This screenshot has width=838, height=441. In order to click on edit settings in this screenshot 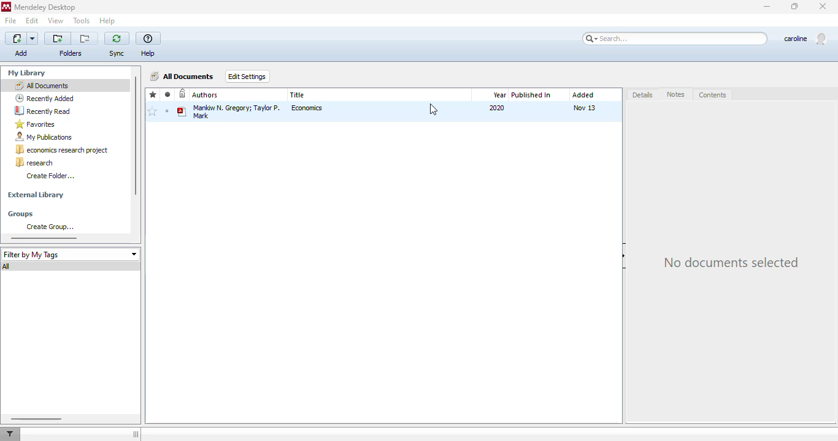, I will do `click(248, 76)`.